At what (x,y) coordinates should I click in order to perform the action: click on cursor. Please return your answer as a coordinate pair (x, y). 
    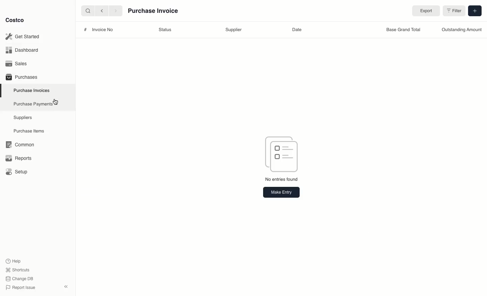
    Looking at the image, I should click on (57, 102).